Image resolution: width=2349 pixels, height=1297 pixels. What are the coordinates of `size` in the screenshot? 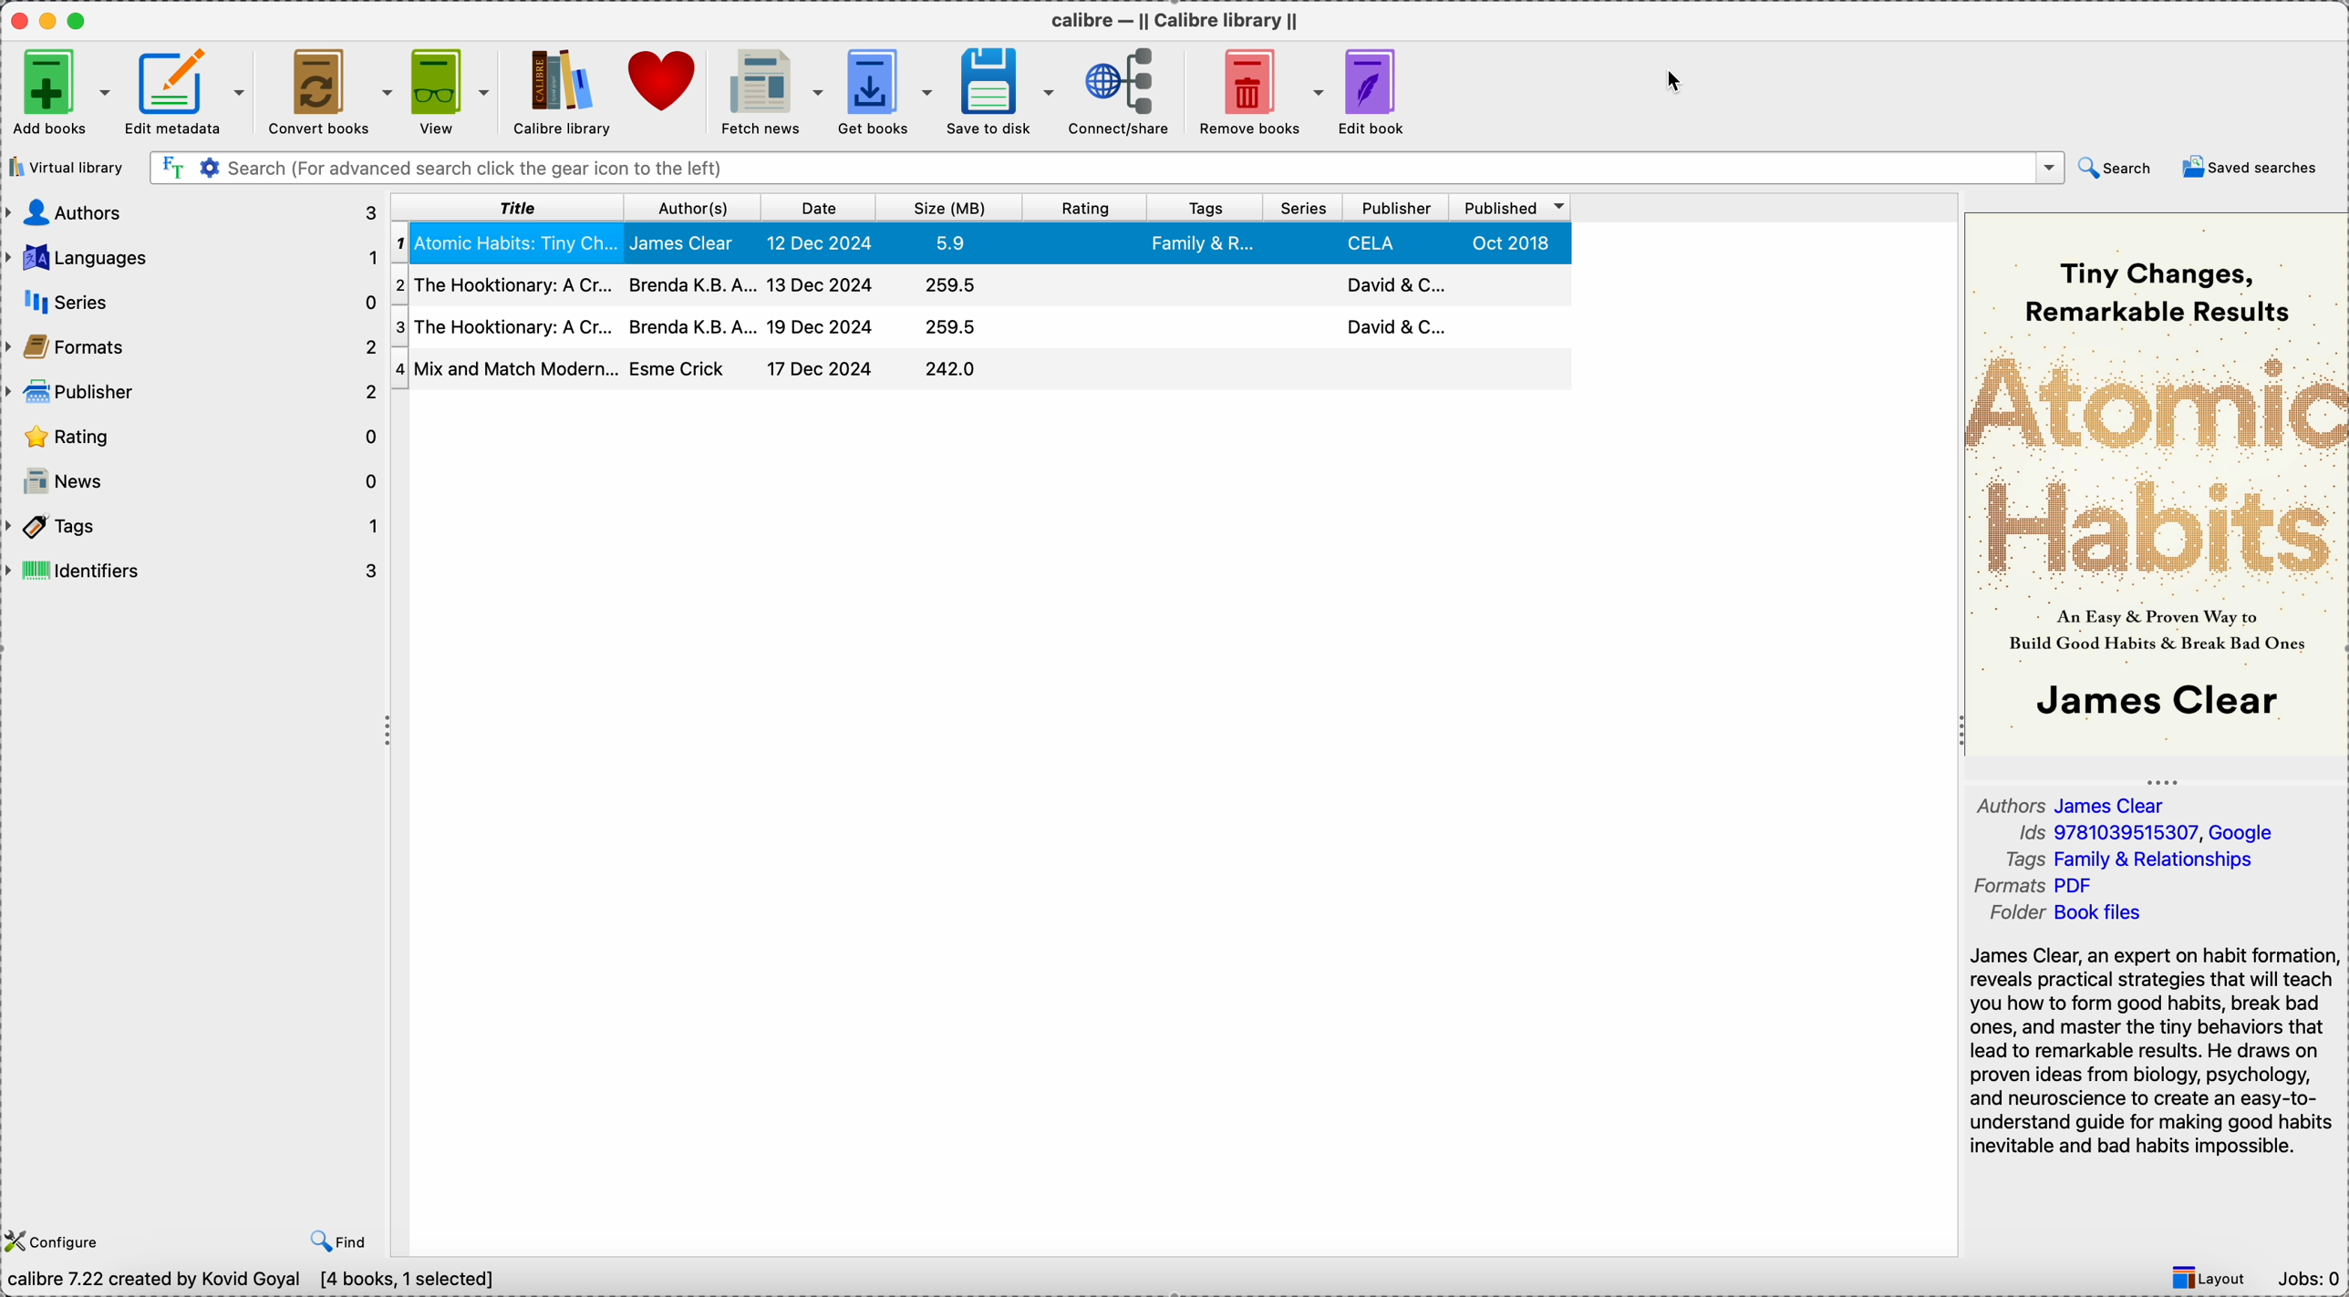 It's located at (954, 208).